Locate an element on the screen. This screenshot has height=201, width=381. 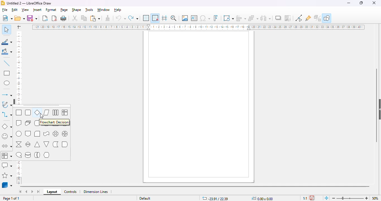
zoom out is located at coordinates (334, 198).